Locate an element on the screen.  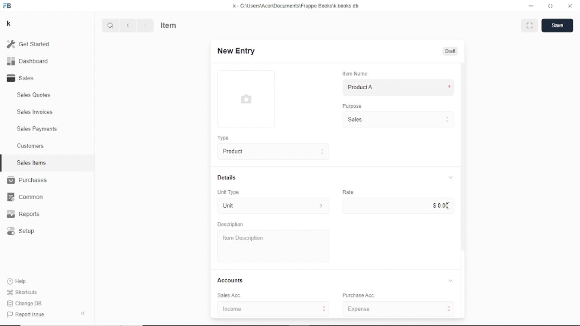
Toggle between form and full width is located at coordinates (530, 25).